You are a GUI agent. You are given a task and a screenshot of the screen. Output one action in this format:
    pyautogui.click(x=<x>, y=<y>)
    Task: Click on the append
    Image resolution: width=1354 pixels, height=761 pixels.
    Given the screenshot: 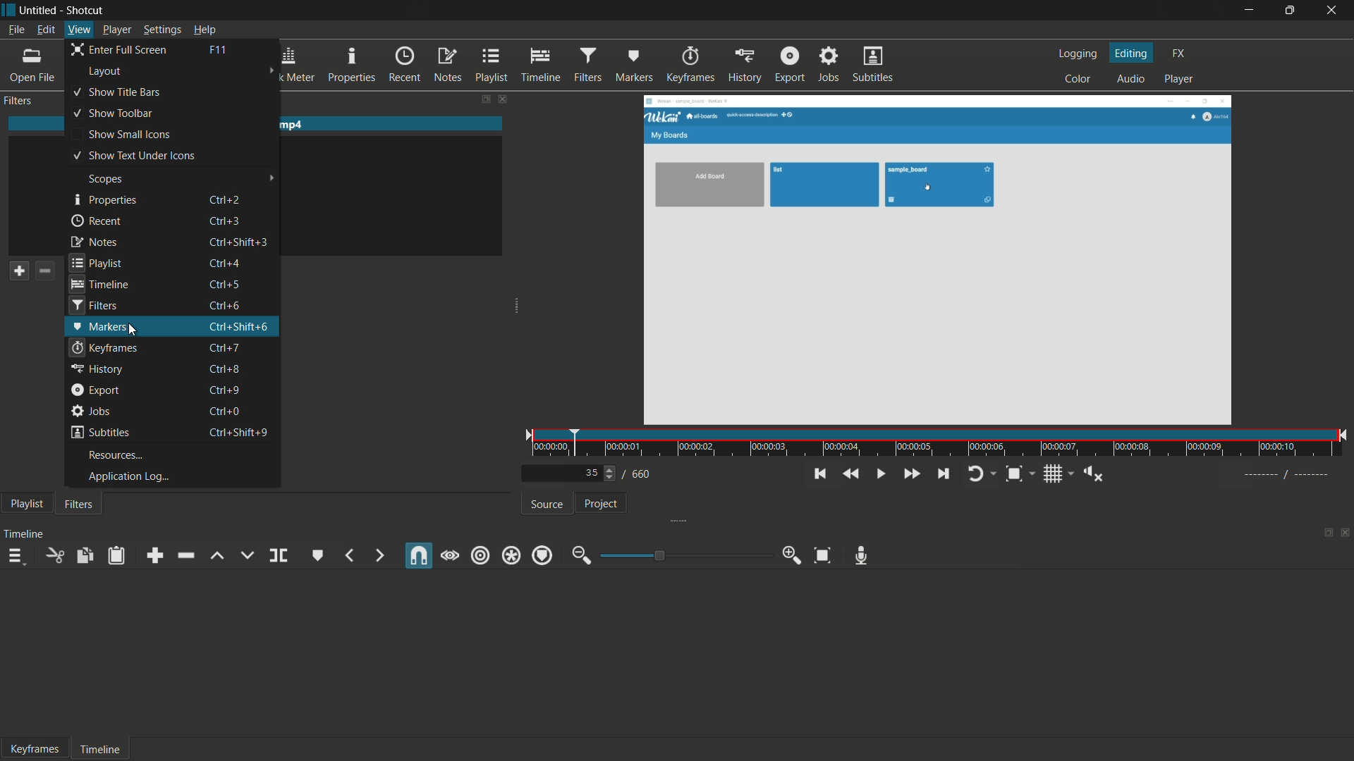 What is the action you would take?
    pyautogui.click(x=155, y=555)
    